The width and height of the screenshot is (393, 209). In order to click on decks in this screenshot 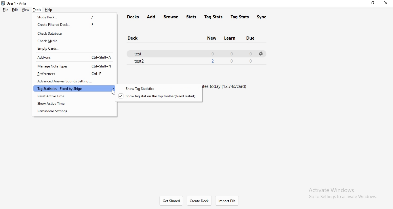, I will do `click(134, 17)`.